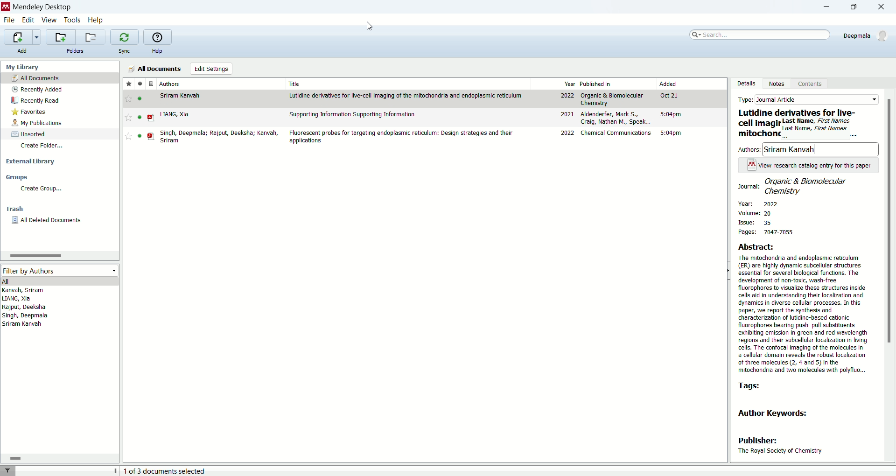  Describe the element at coordinates (41, 7) in the screenshot. I see `mendeley desktop` at that location.